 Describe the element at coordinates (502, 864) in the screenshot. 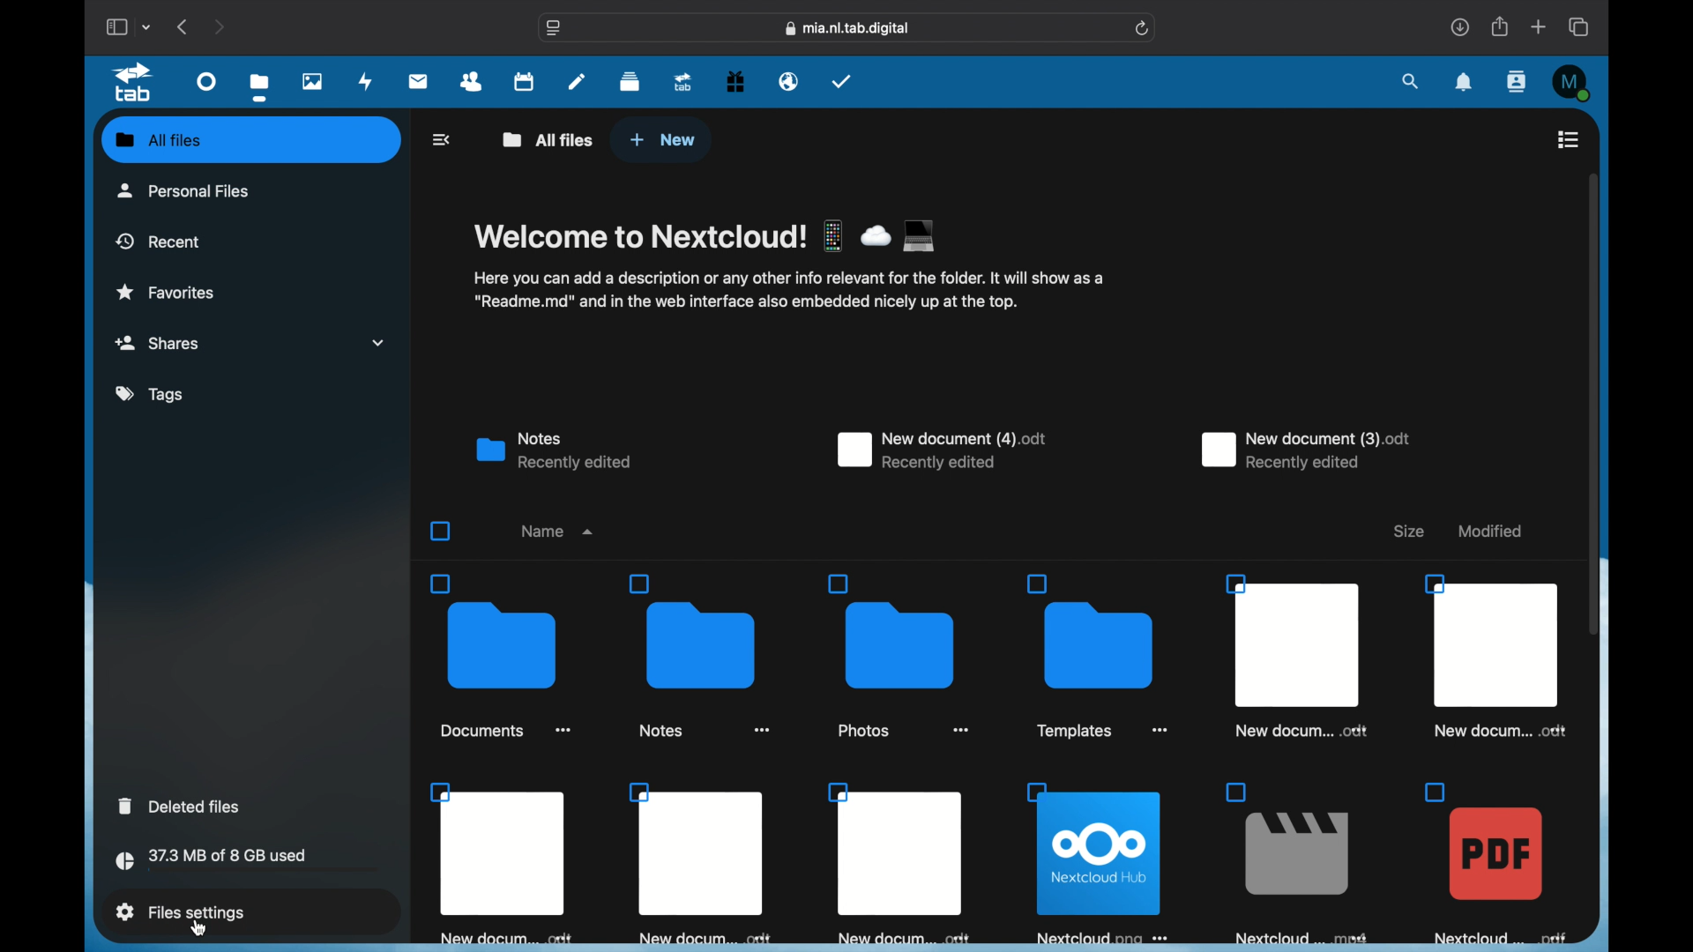

I see `file` at that location.